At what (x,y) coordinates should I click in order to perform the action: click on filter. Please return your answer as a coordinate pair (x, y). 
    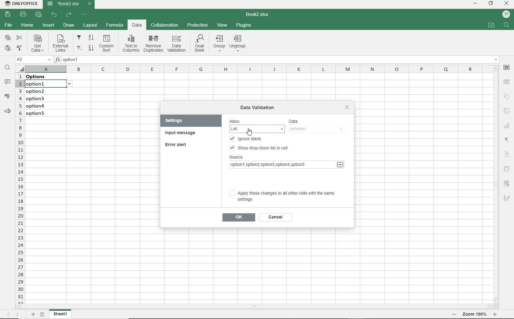
    Looking at the image, I should click on (508, 182).